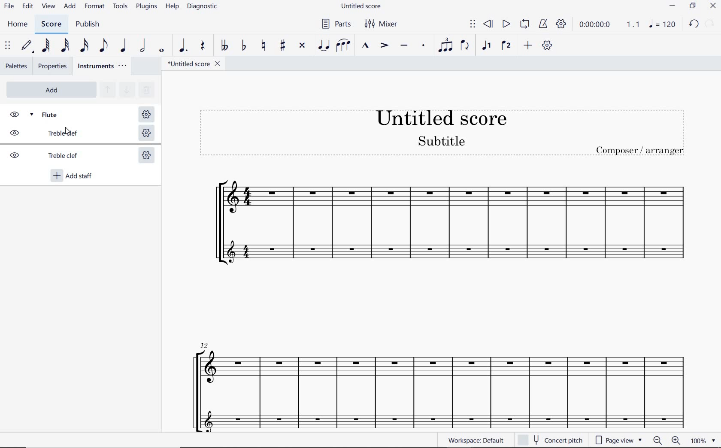 The height and width of the screenshot is (448, 721). Describe the element at coordinates (524, 26) in the screenshot. I see `LOOP PLAYBACK` at that location.